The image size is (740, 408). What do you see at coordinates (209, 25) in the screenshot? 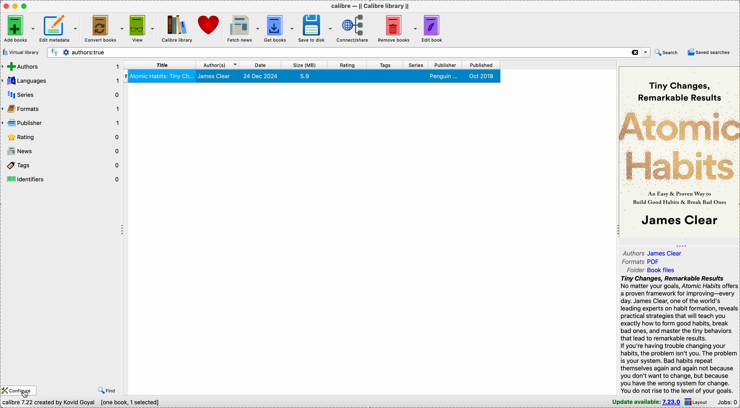
I see `donate` at bounding box center [209, 25].